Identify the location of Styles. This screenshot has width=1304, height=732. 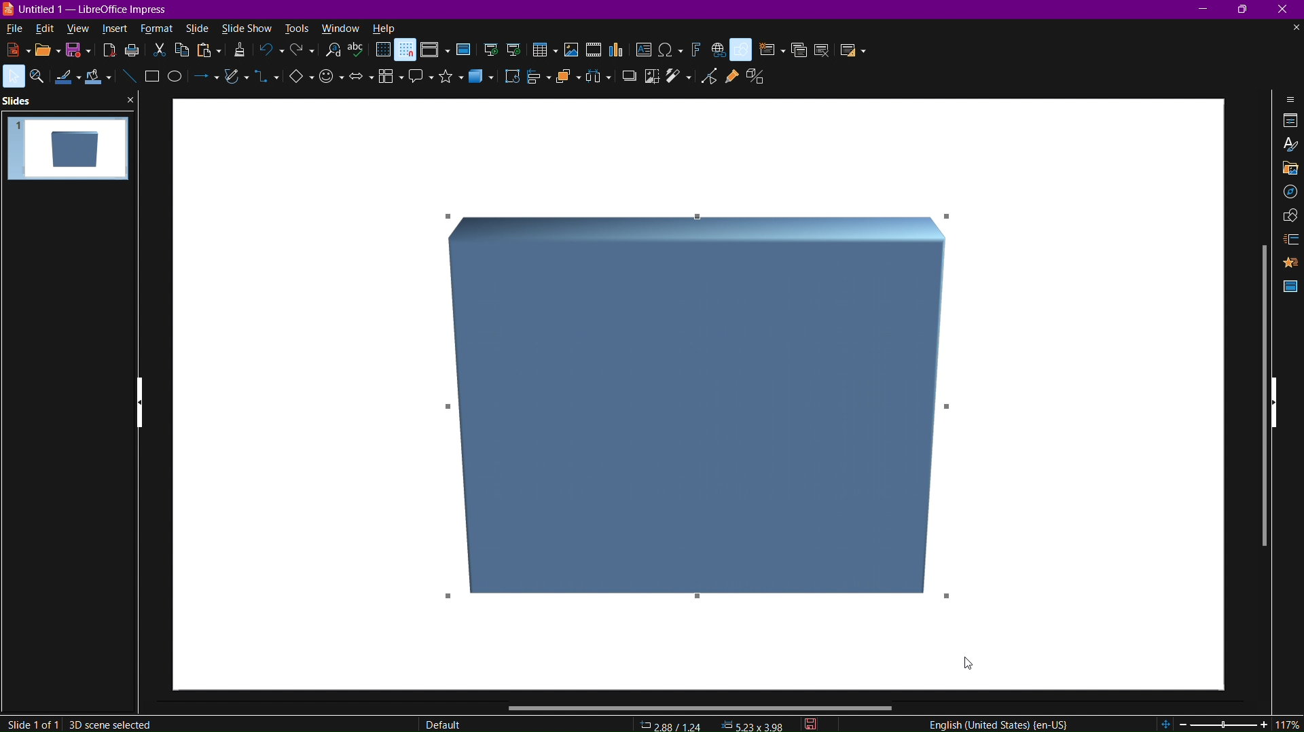
(1288, 145).